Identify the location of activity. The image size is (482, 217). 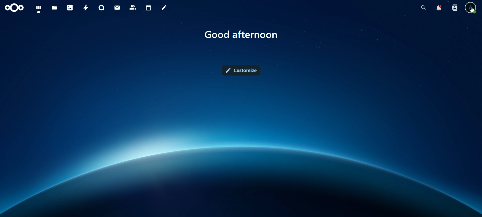
(86, 7).